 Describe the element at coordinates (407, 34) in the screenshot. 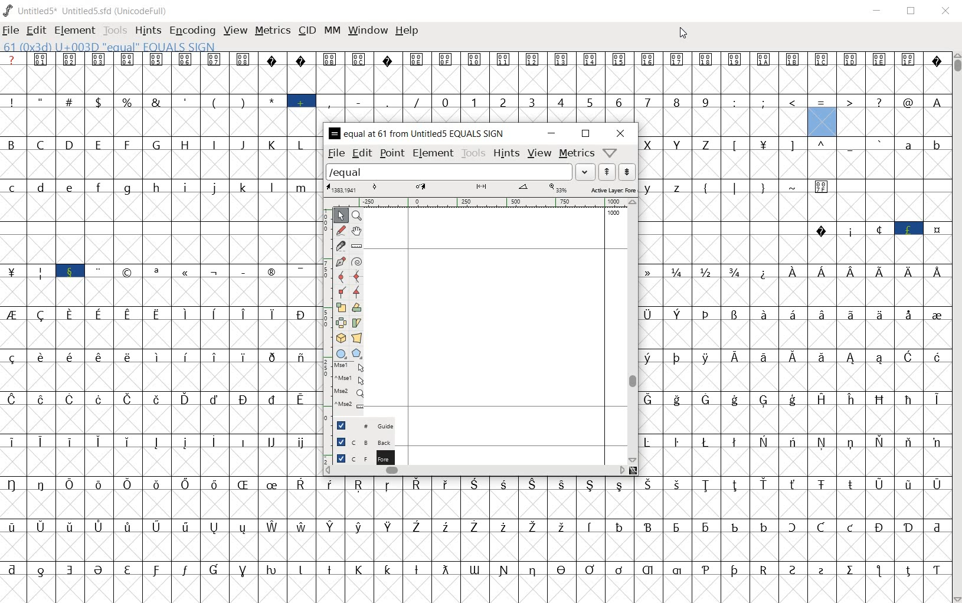

I see `help` at that location.